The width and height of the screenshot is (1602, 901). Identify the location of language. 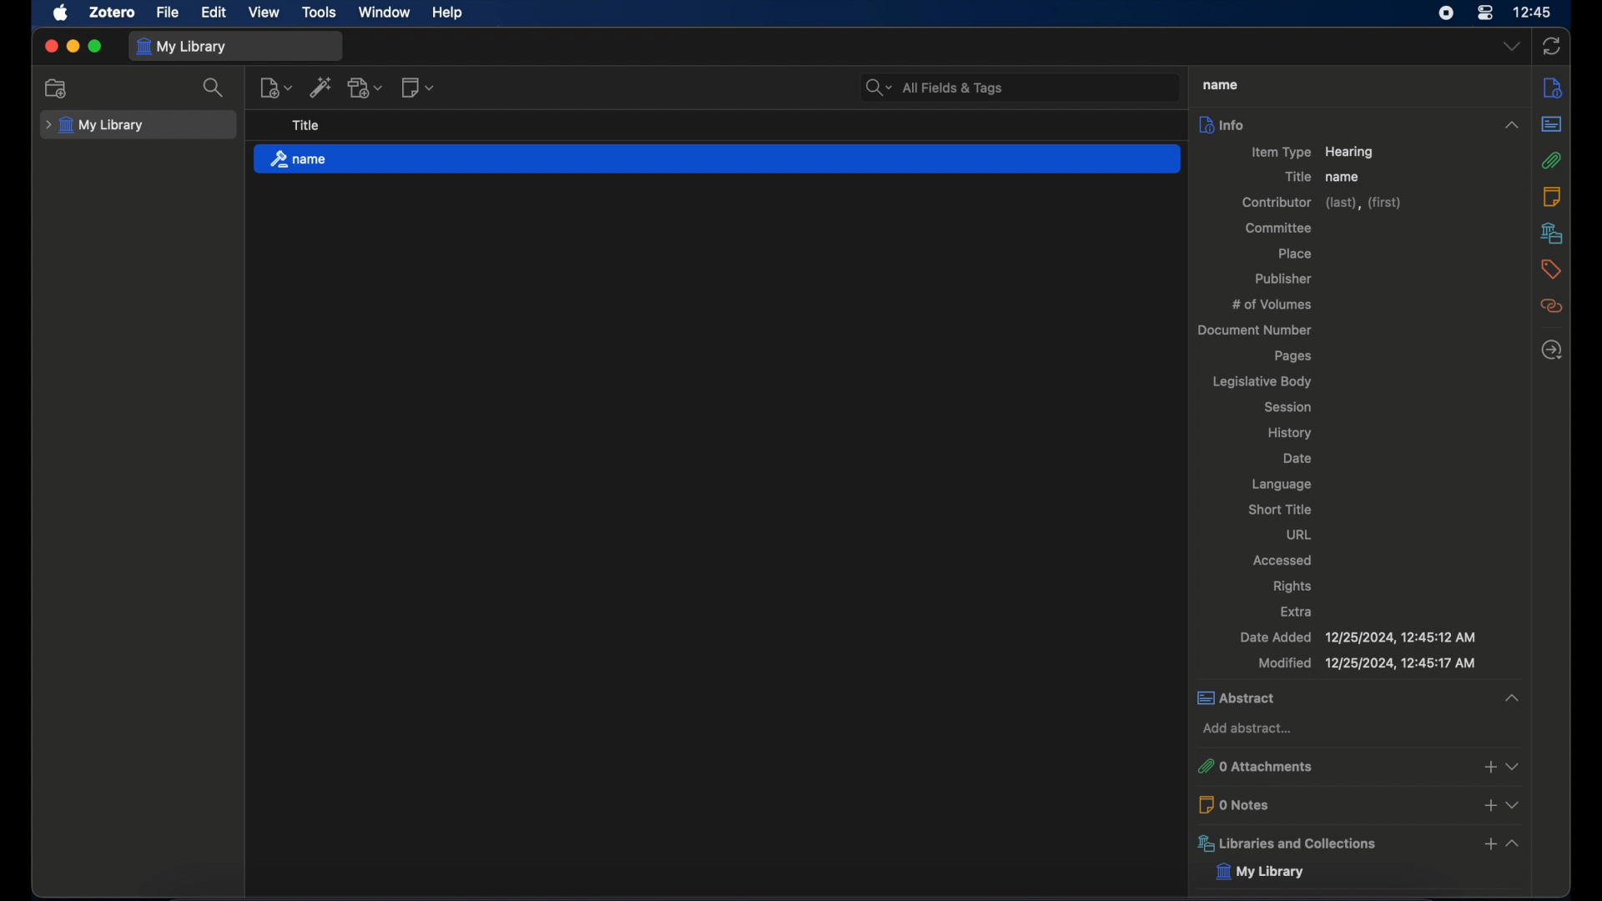
(1282, 484).